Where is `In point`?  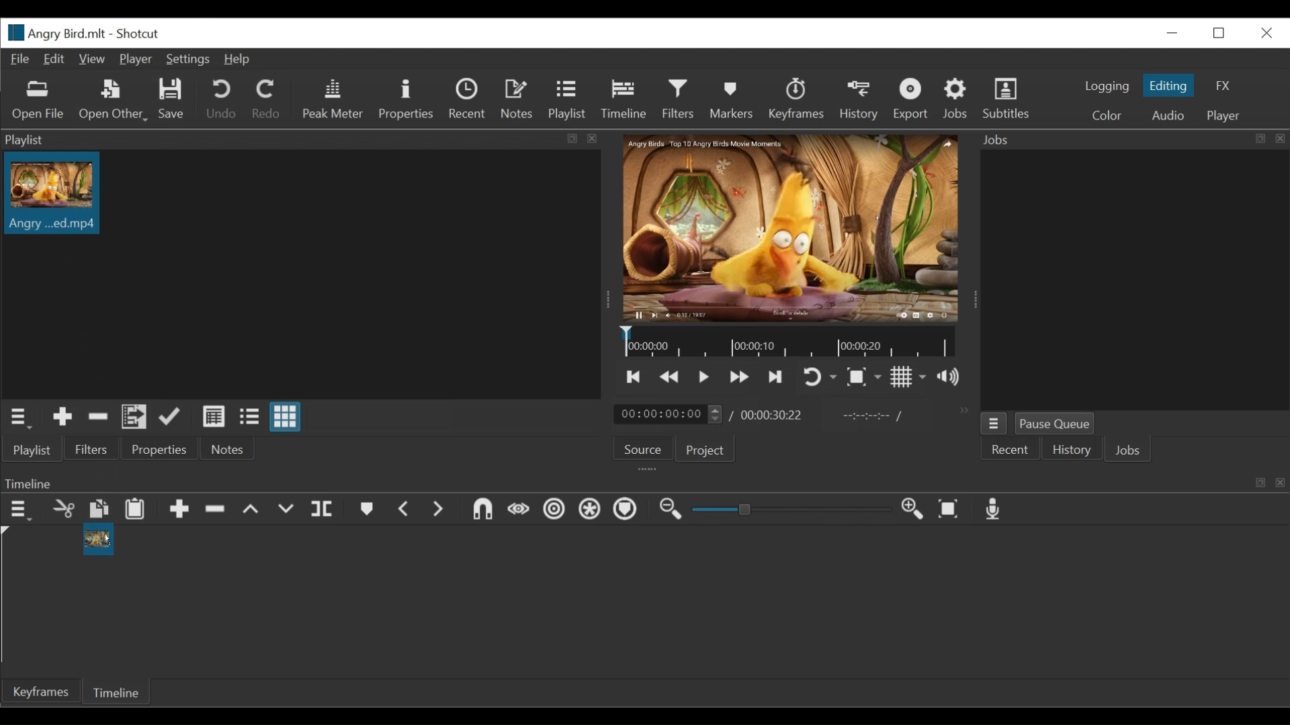 In point is located at coordinates (871, 416).